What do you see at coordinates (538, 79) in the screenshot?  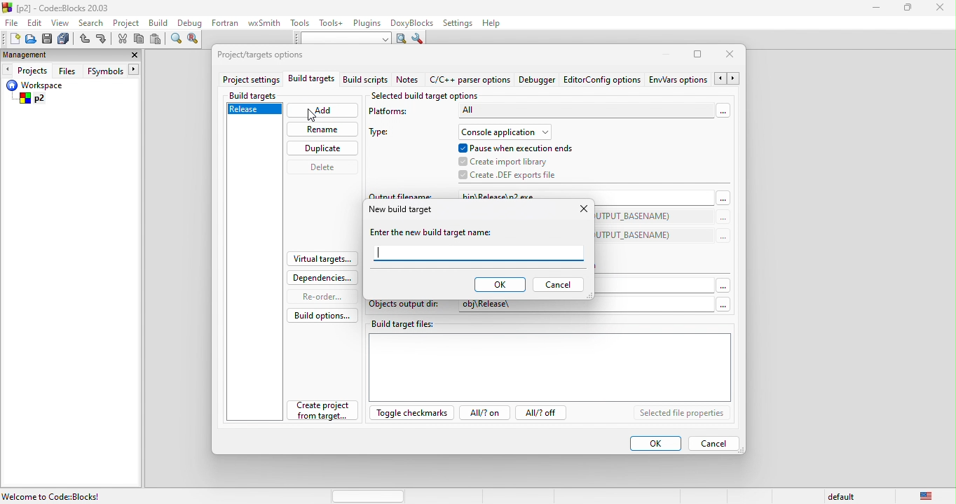 I see `debugger` at bounding box center [538, 79].